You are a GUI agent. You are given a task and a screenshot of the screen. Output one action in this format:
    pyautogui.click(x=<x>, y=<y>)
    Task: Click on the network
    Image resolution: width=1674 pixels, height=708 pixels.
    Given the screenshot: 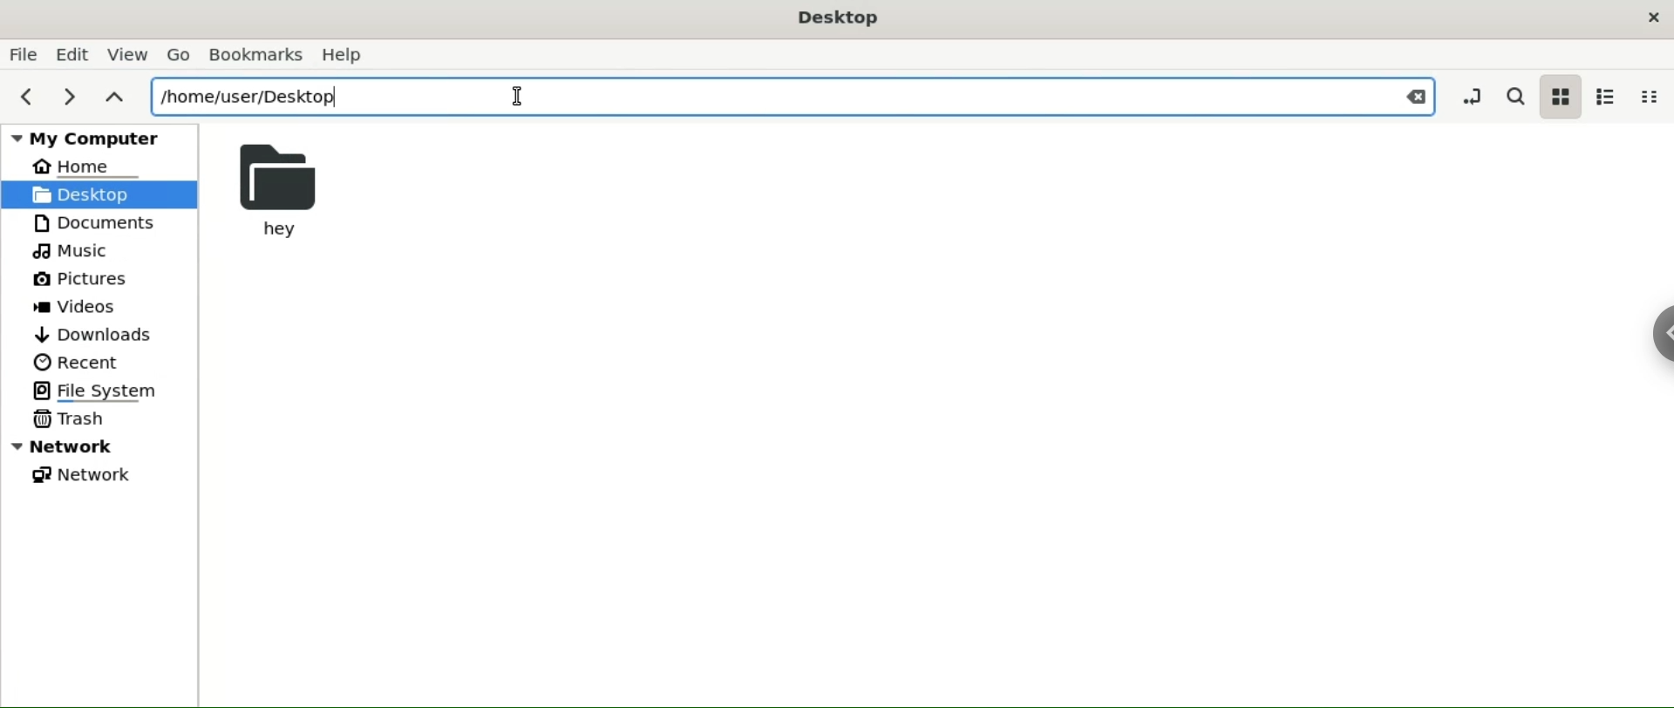 What is the action you would take?
    pyautogui.click(x=101, y=447)
    